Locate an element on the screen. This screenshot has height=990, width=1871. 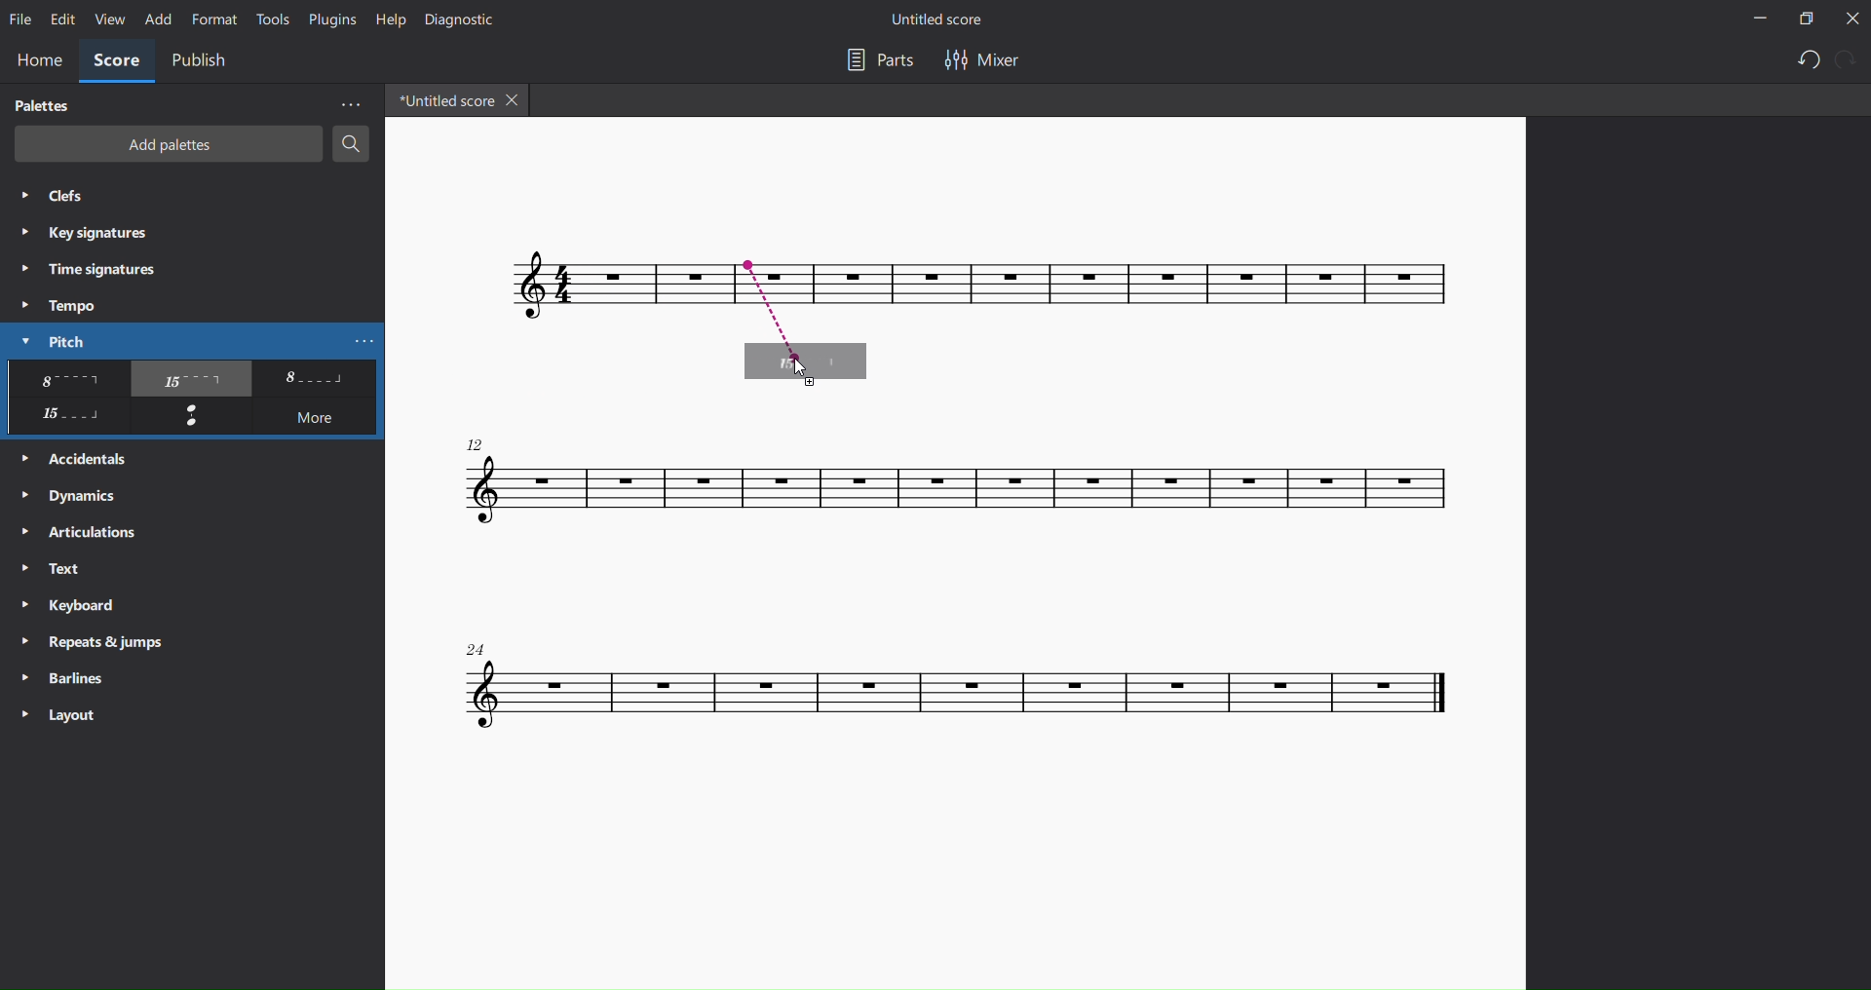
public is located at coordinates (205, 63).